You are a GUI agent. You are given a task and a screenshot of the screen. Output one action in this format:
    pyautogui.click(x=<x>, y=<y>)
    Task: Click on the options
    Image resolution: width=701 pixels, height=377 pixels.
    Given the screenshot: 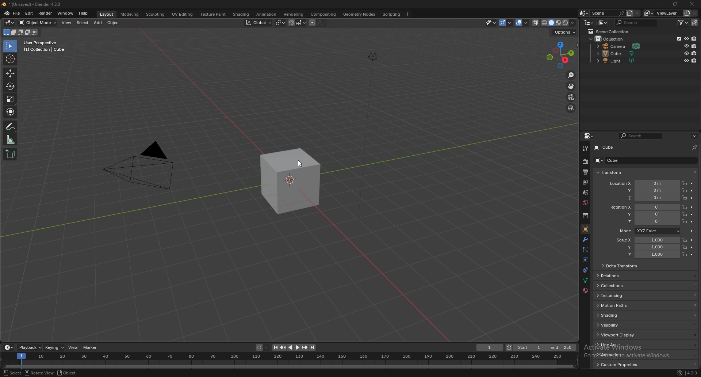 What is the action you would take?
    pyautogui.click(x=564, y=33)
    